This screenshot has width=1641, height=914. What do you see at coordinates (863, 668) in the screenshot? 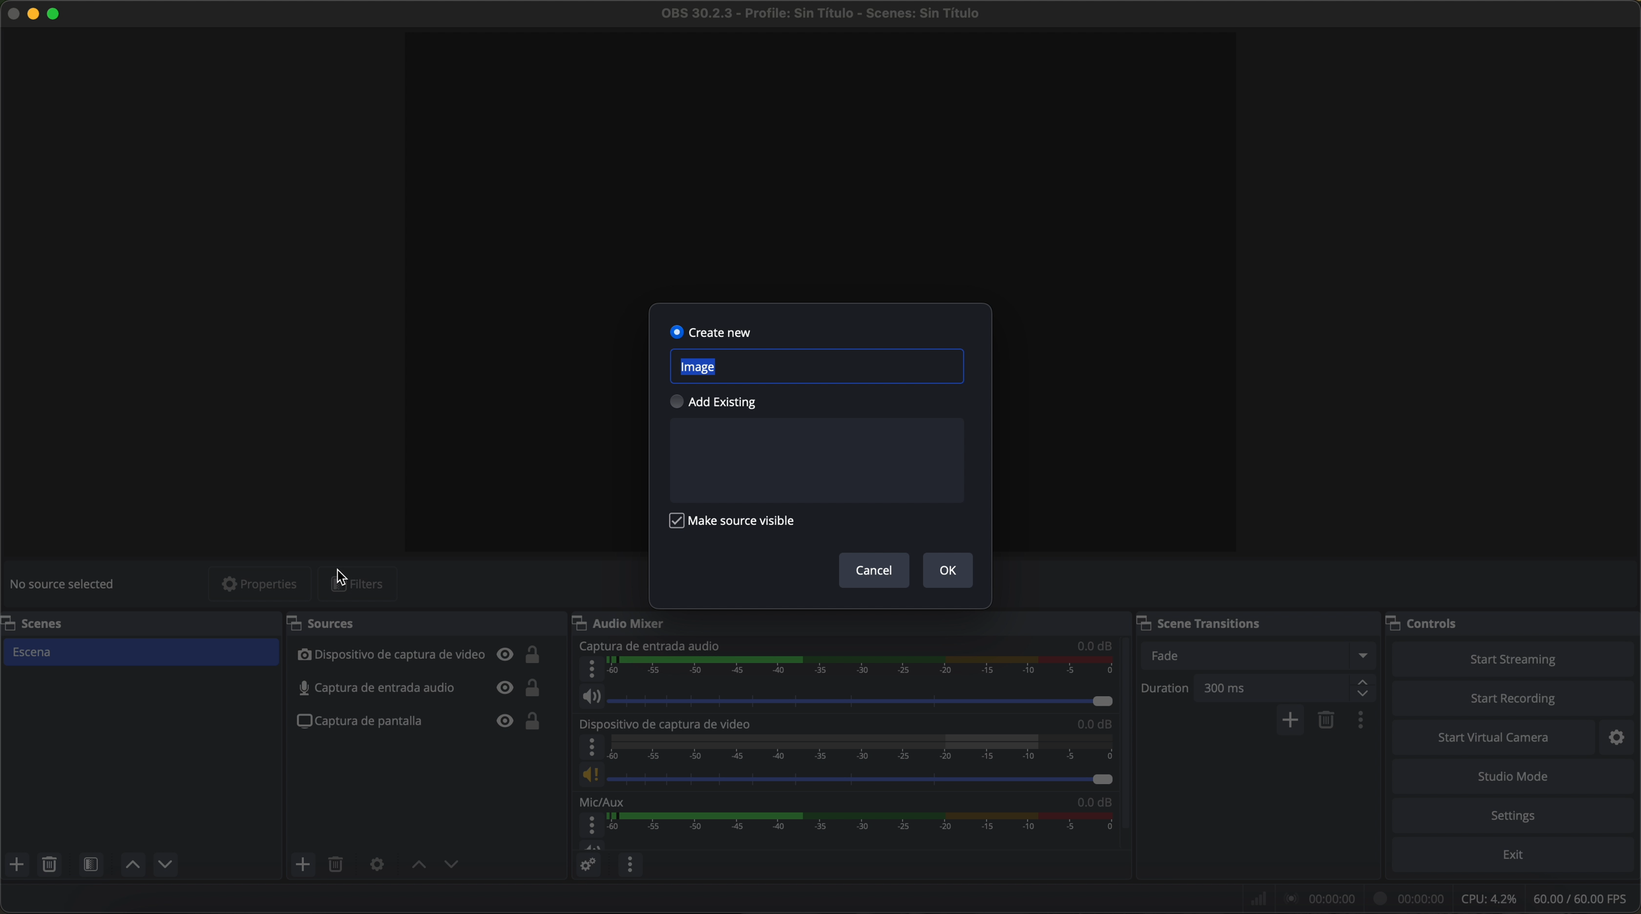
I see `timeline` at bounding box center [863, 668].